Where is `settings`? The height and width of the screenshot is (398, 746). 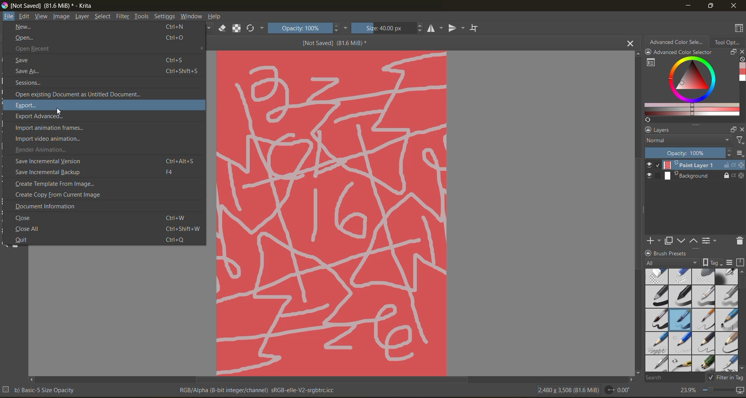
settings is located at coordinates (164, 16).